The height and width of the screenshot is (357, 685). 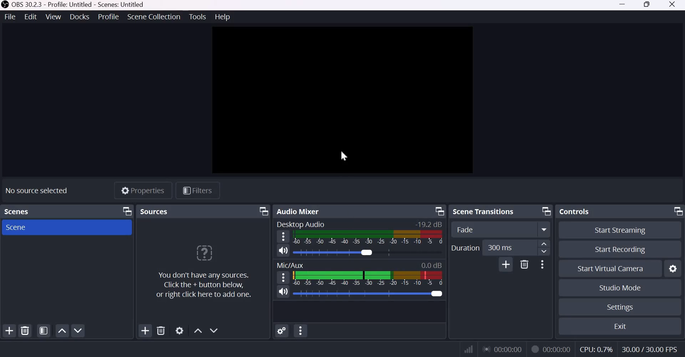 What do you see at coordinates (223, 17) in the screenshot?
I see `Help` at bounding box center [223, 17].